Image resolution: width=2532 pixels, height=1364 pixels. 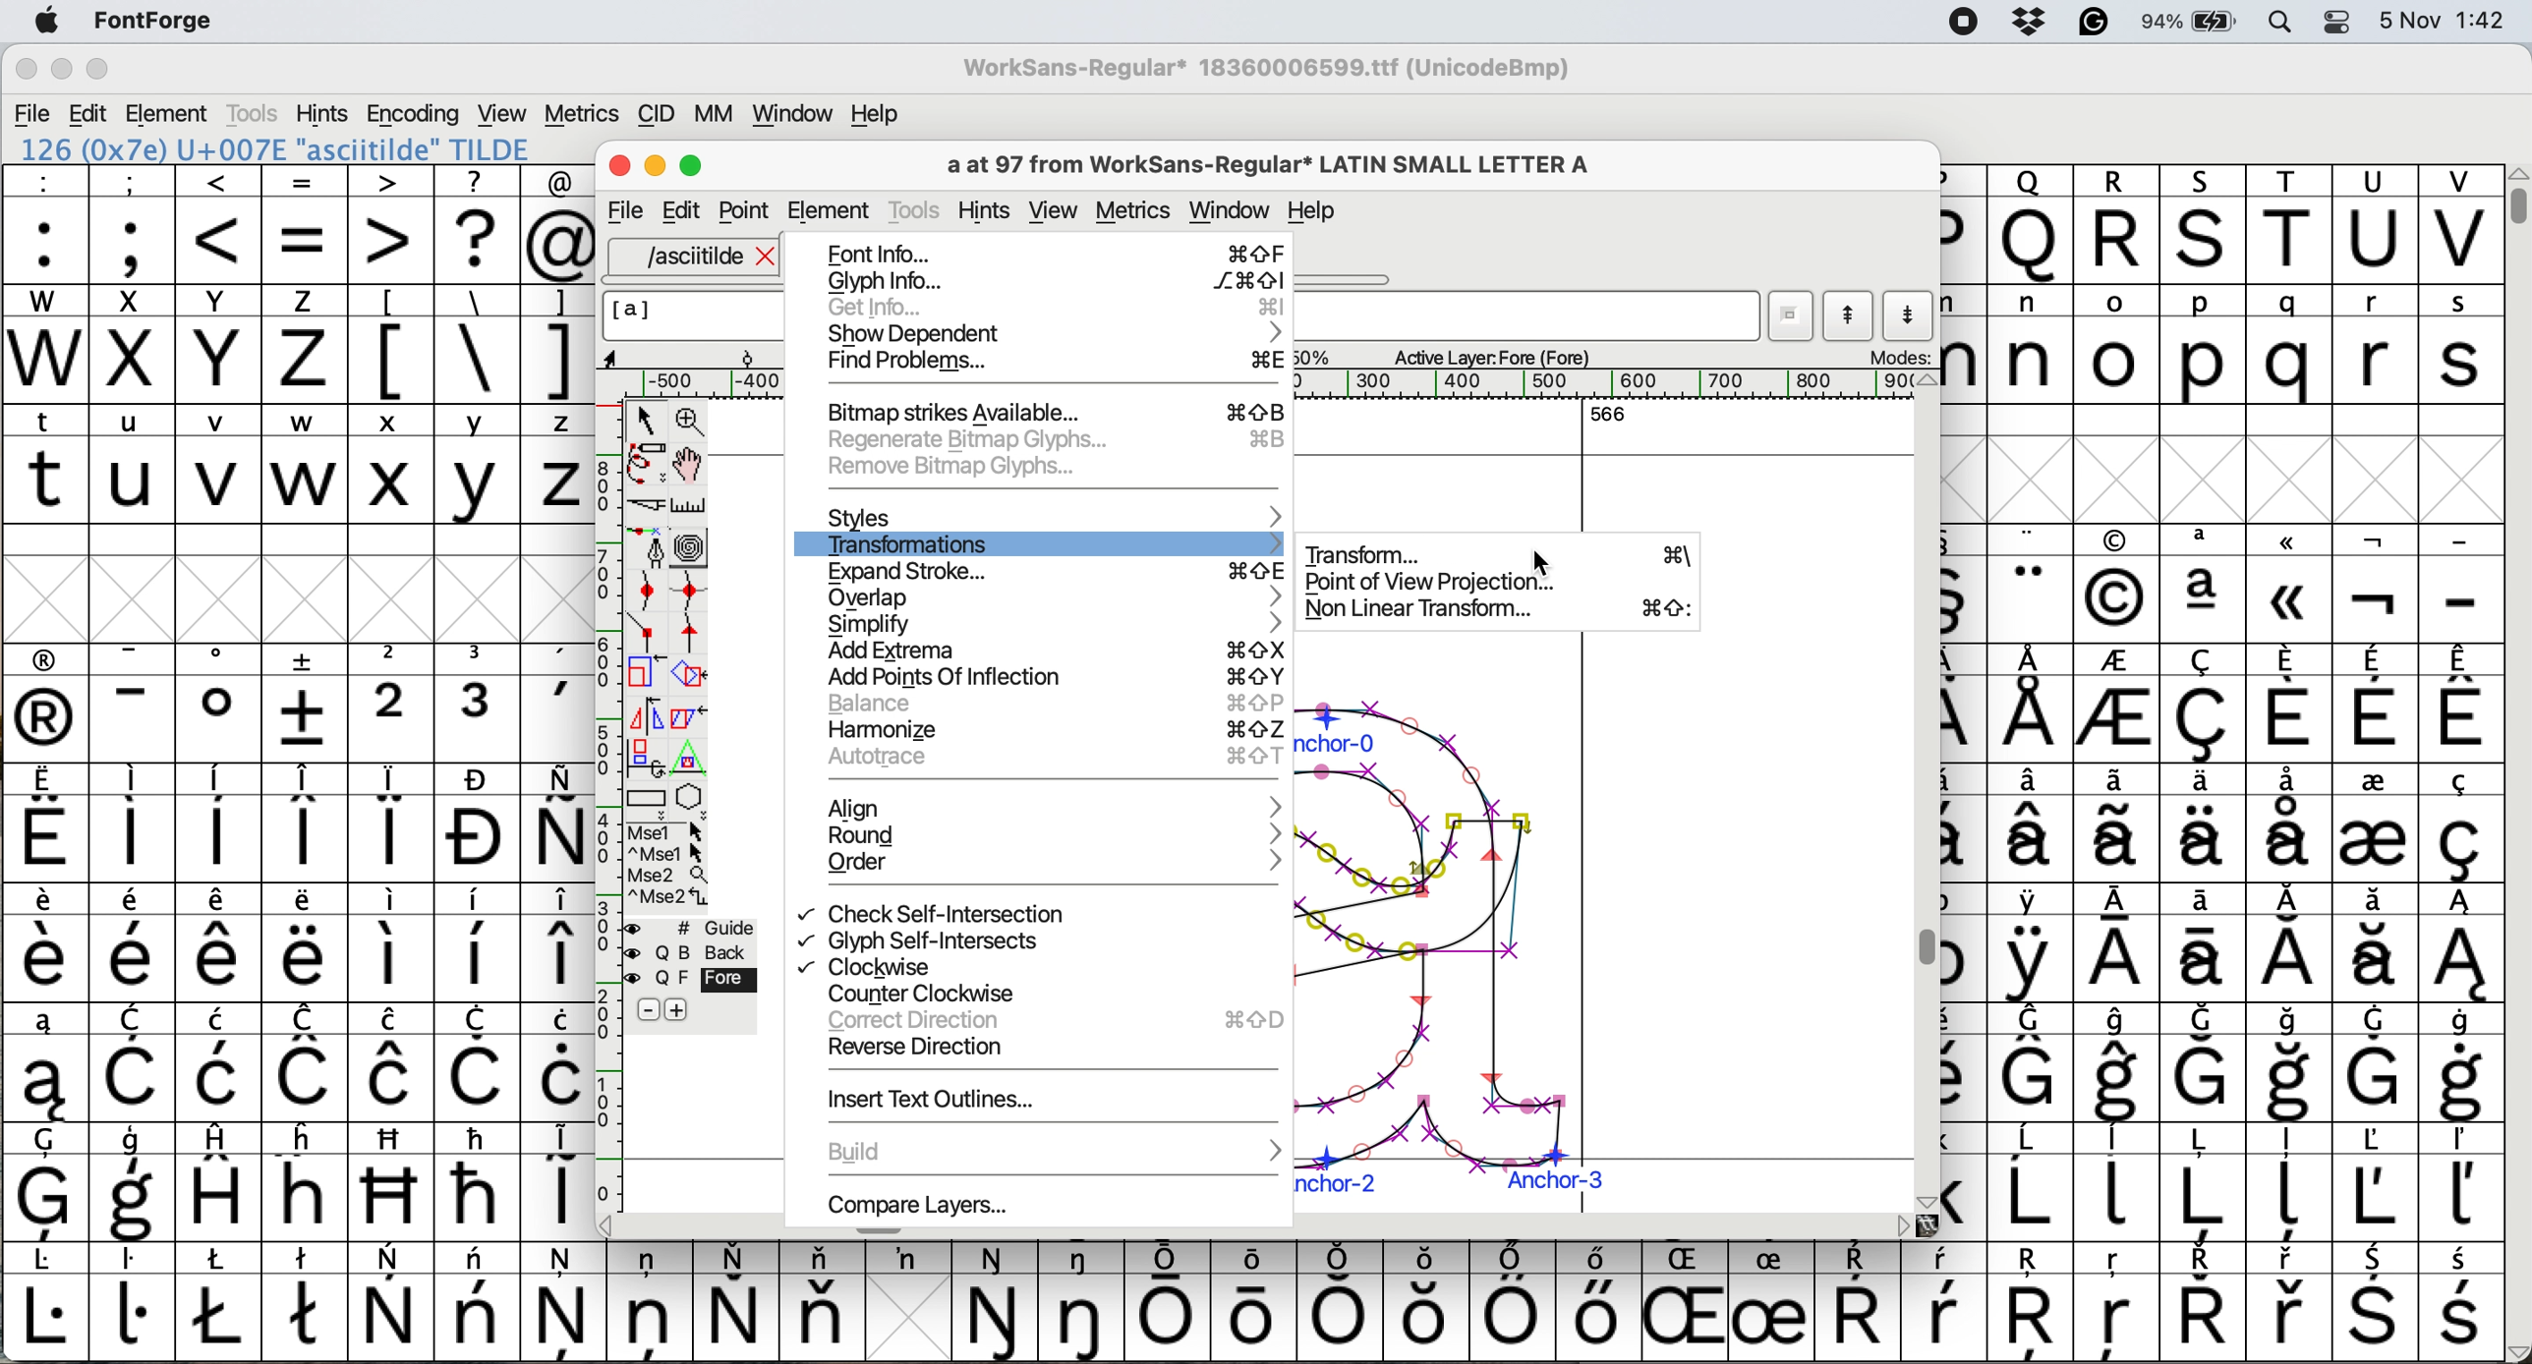 What do you see at coordinates (2023, 22) in the screenshot?
I see `dropbox` at bounding box center [2023, 22].